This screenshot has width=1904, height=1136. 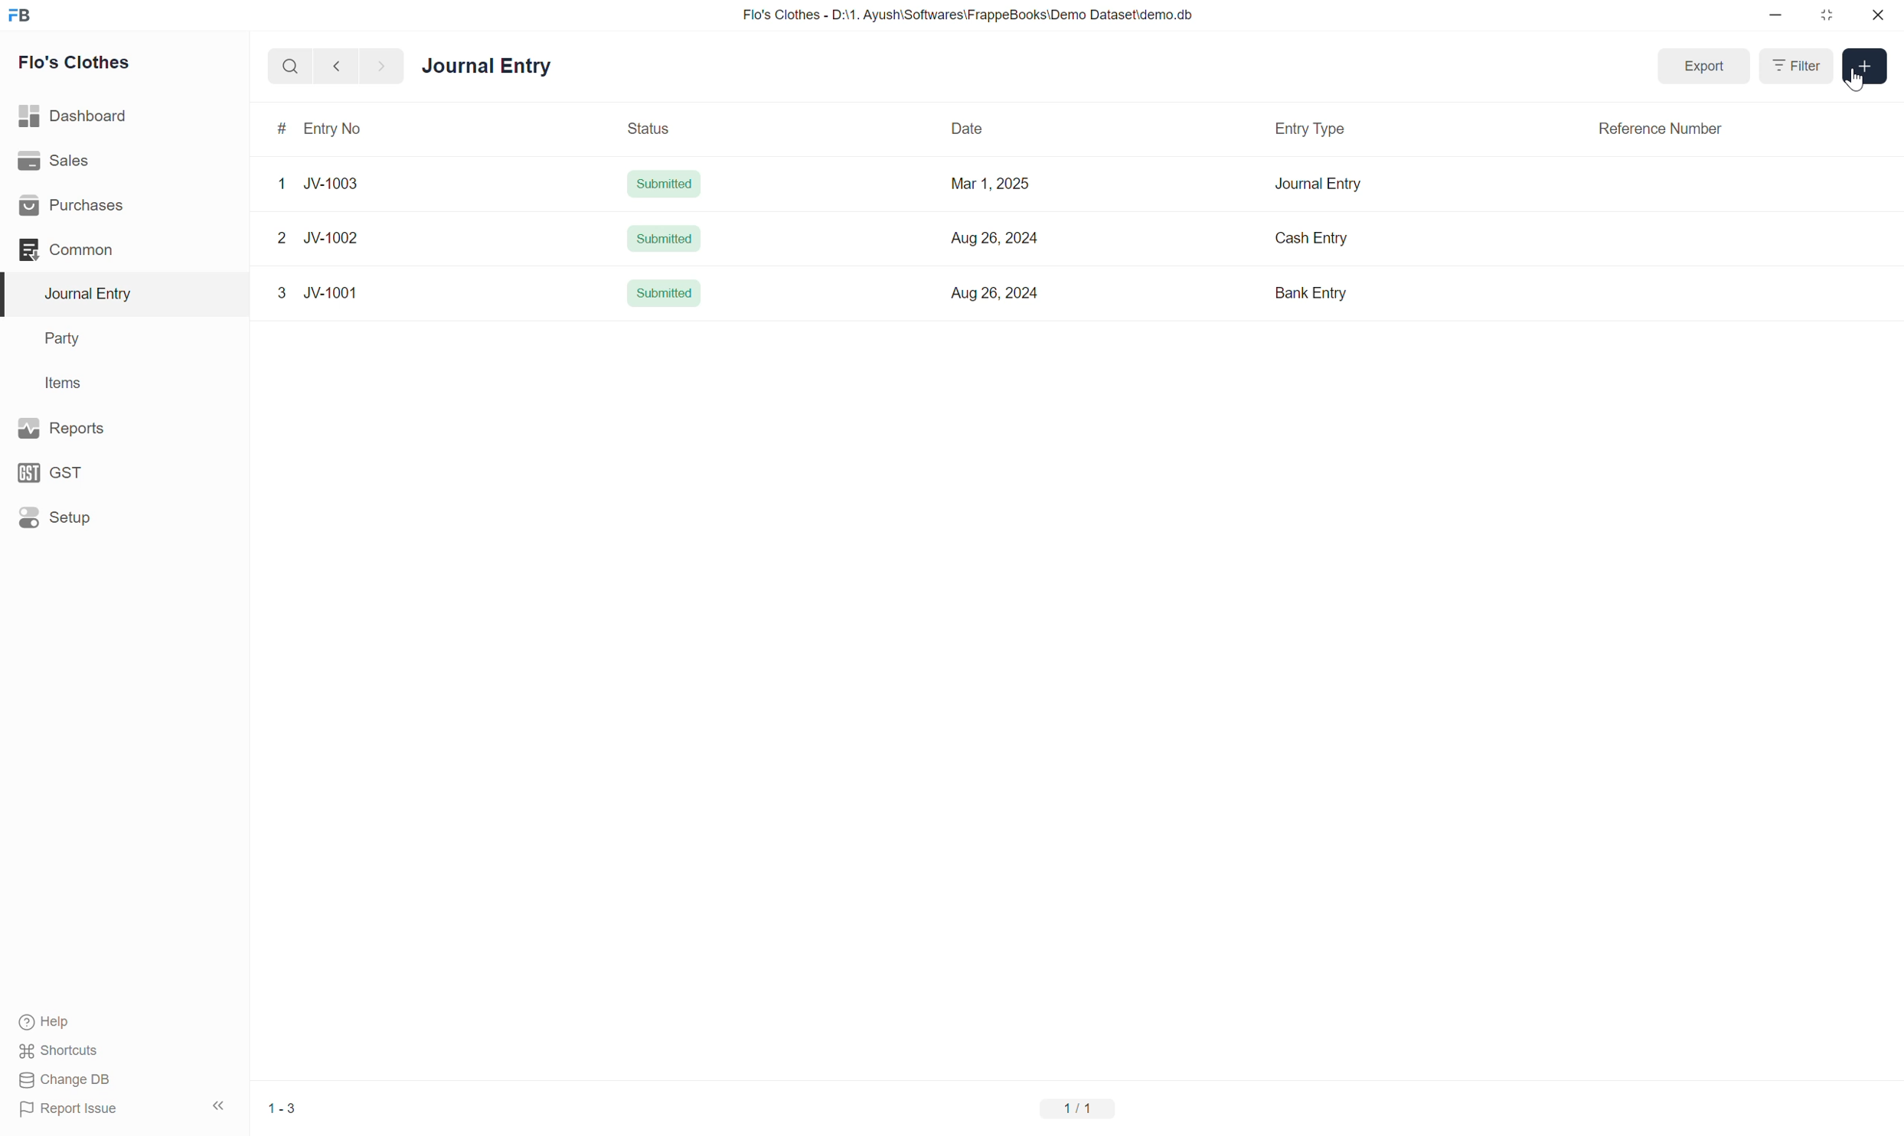 I want to click on Mar 1, 2025, so click(x=993, y=185).